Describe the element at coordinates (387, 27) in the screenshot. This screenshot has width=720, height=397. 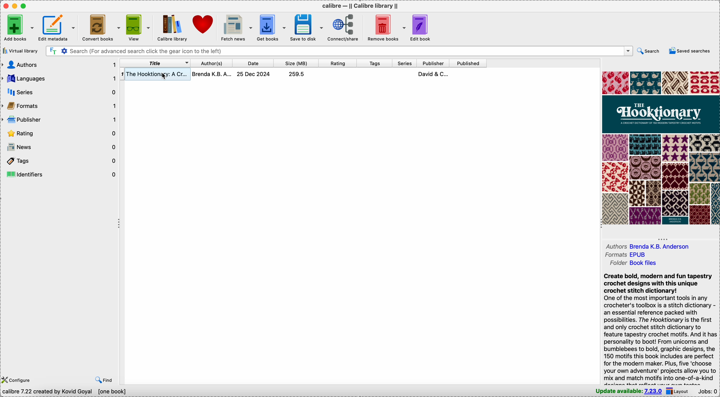
I see `remove books` at that location.